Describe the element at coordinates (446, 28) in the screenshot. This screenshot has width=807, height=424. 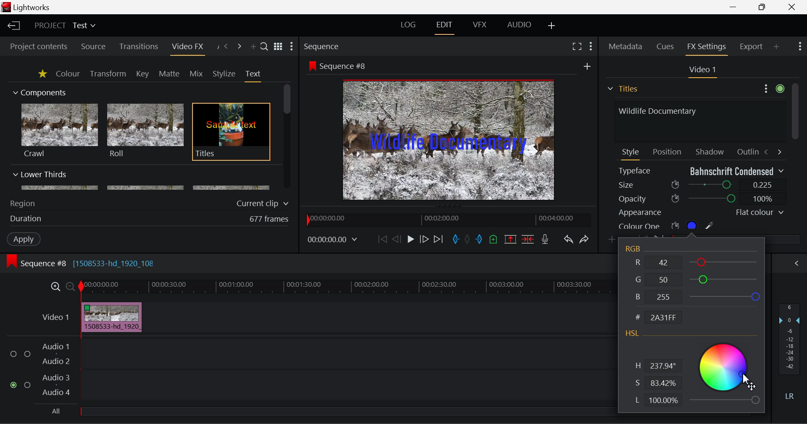
I see `EDIT Layout Open` at that location.